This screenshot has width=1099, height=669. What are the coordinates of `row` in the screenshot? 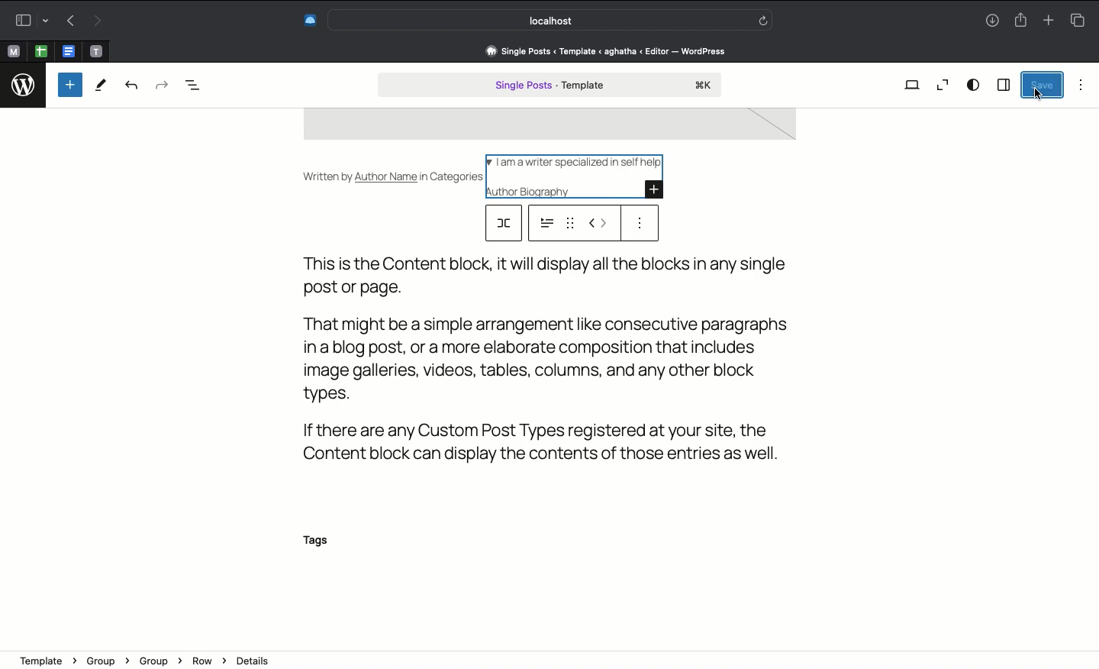 It's located at (503, 223).